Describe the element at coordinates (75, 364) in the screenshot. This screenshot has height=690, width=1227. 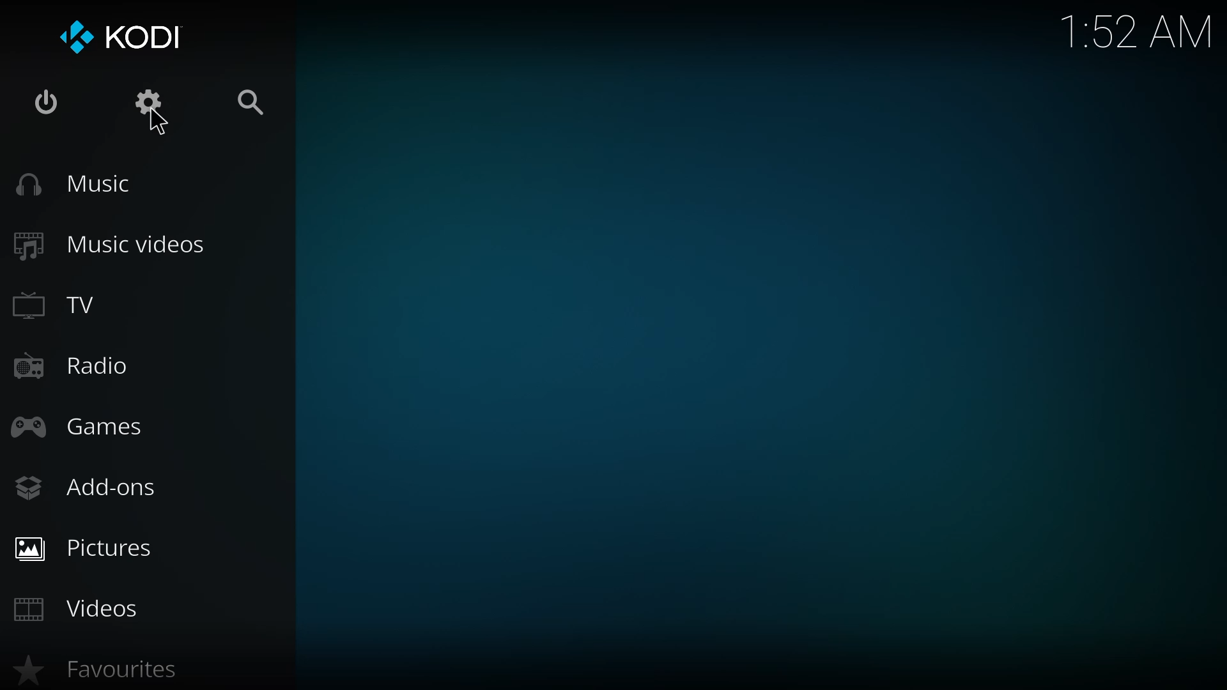
I see `radio` at that location.